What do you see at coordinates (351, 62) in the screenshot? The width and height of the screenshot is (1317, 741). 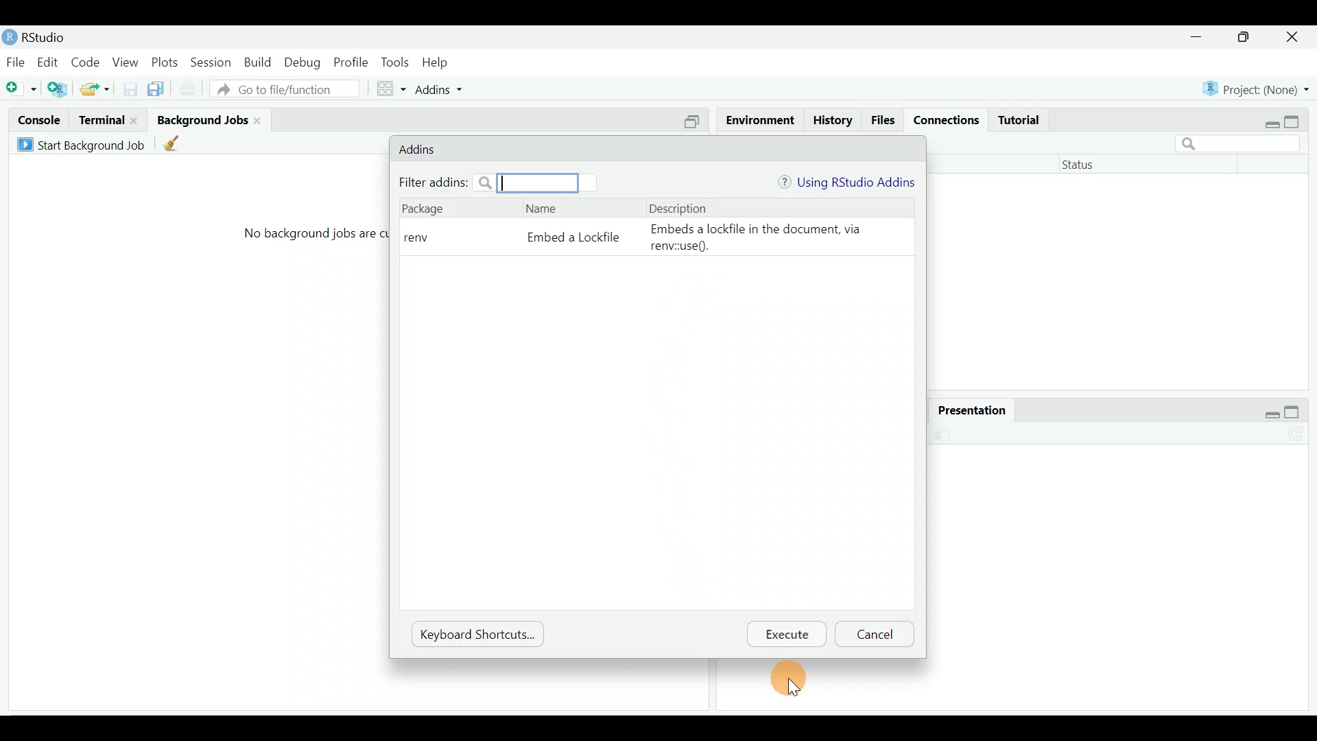 I see `Profile` at bounding box center [351, 62].